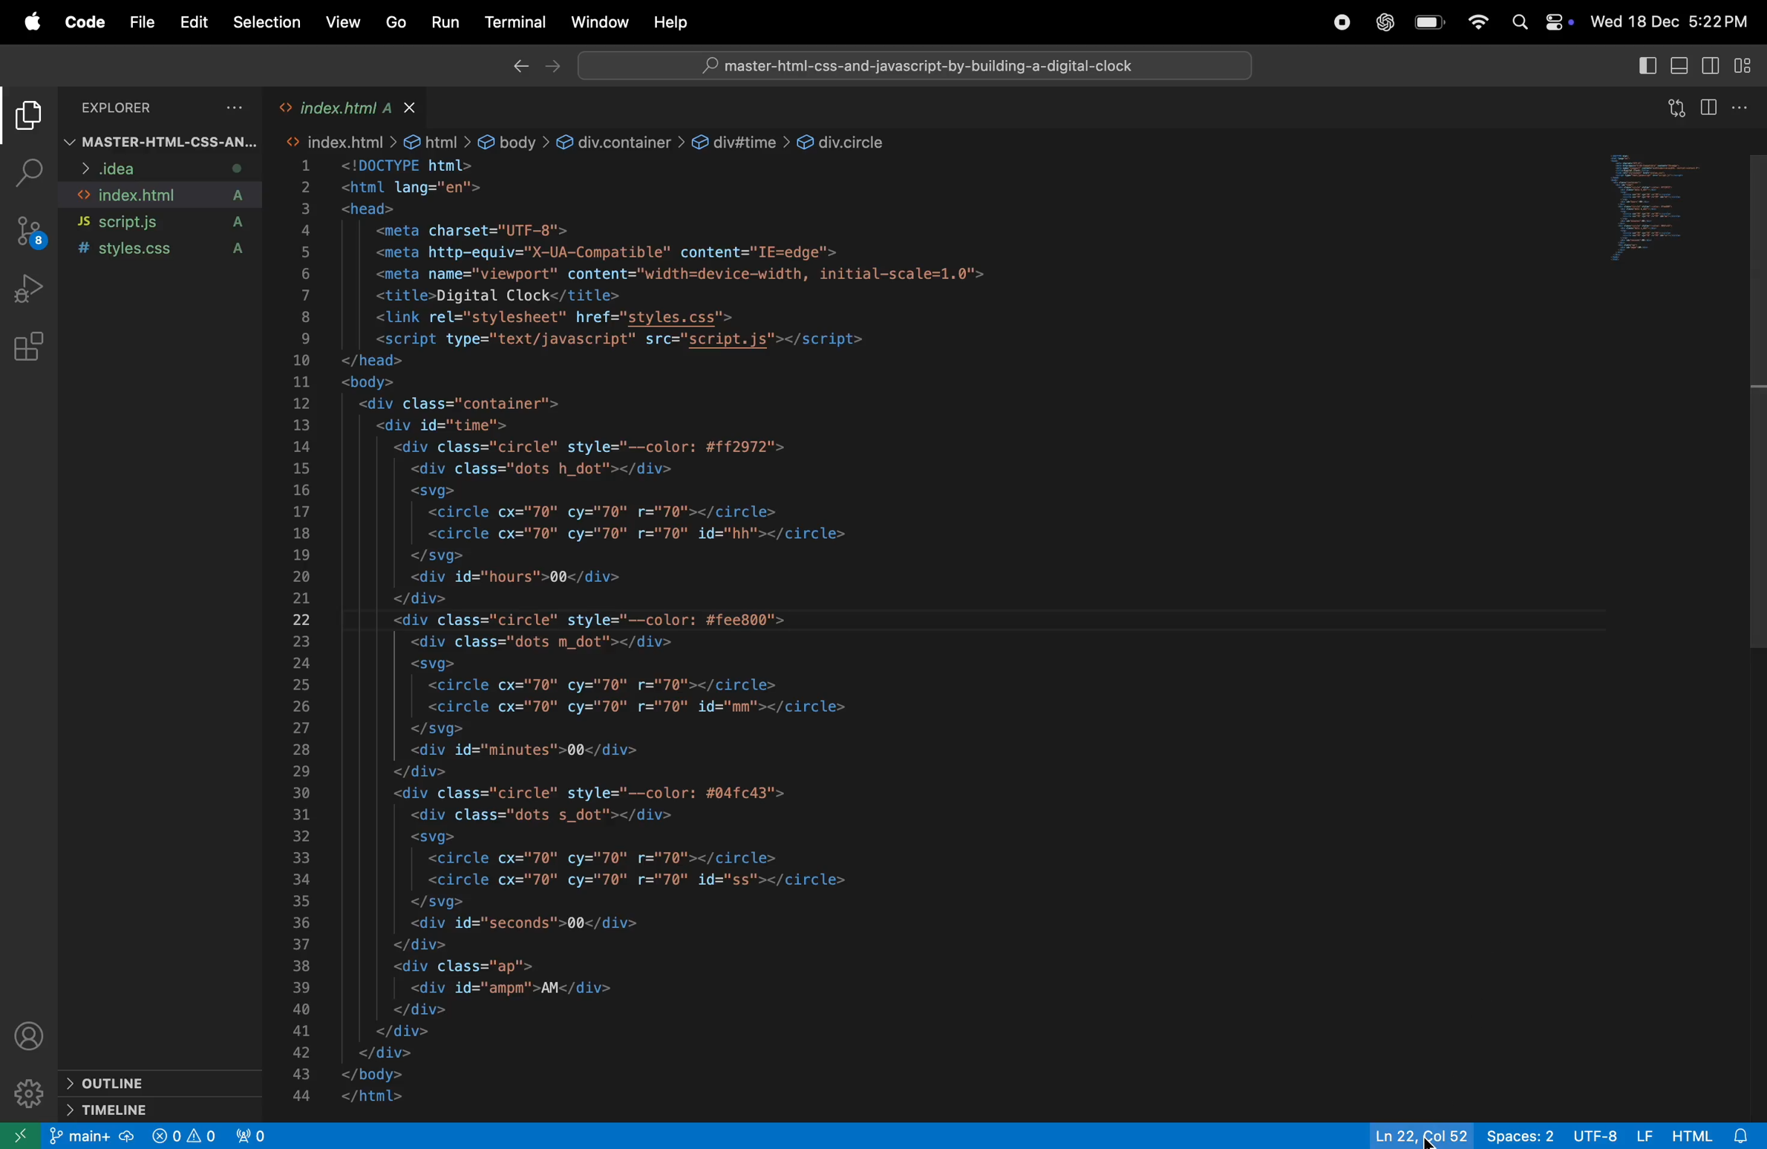 The height and width of the screenshot is (1149, 1767). What do you see at coordinates (1748, 110) in the screenshot?
I see `options` at bounding box center [1748, 110].